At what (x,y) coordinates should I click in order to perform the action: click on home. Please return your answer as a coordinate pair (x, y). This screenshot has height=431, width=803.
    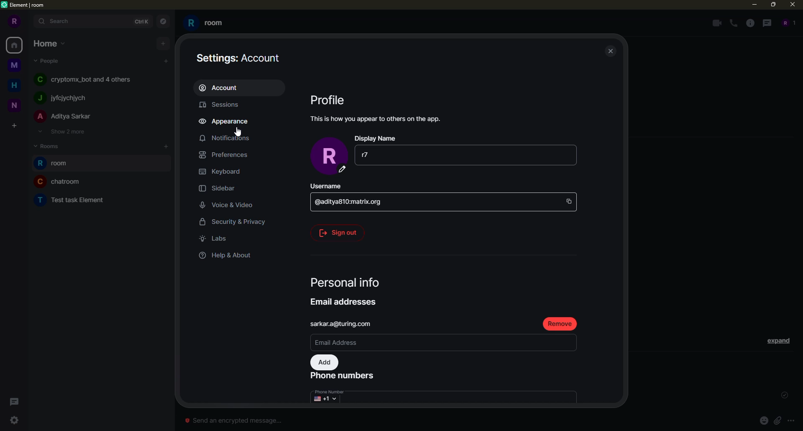
    Looking at the image, I should click on (50, 43).